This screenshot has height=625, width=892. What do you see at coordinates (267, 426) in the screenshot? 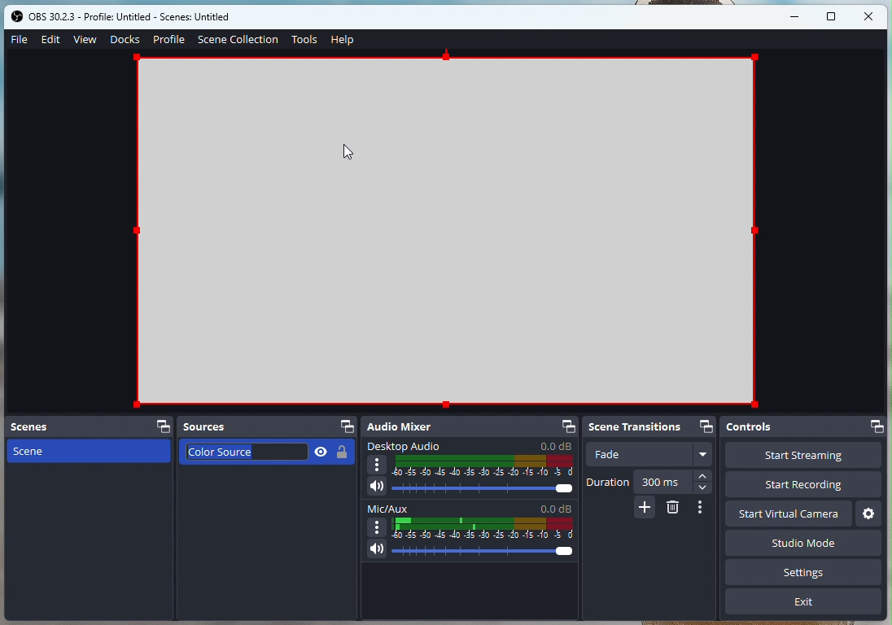
I see `Sources` at bounding box center [267, 426].